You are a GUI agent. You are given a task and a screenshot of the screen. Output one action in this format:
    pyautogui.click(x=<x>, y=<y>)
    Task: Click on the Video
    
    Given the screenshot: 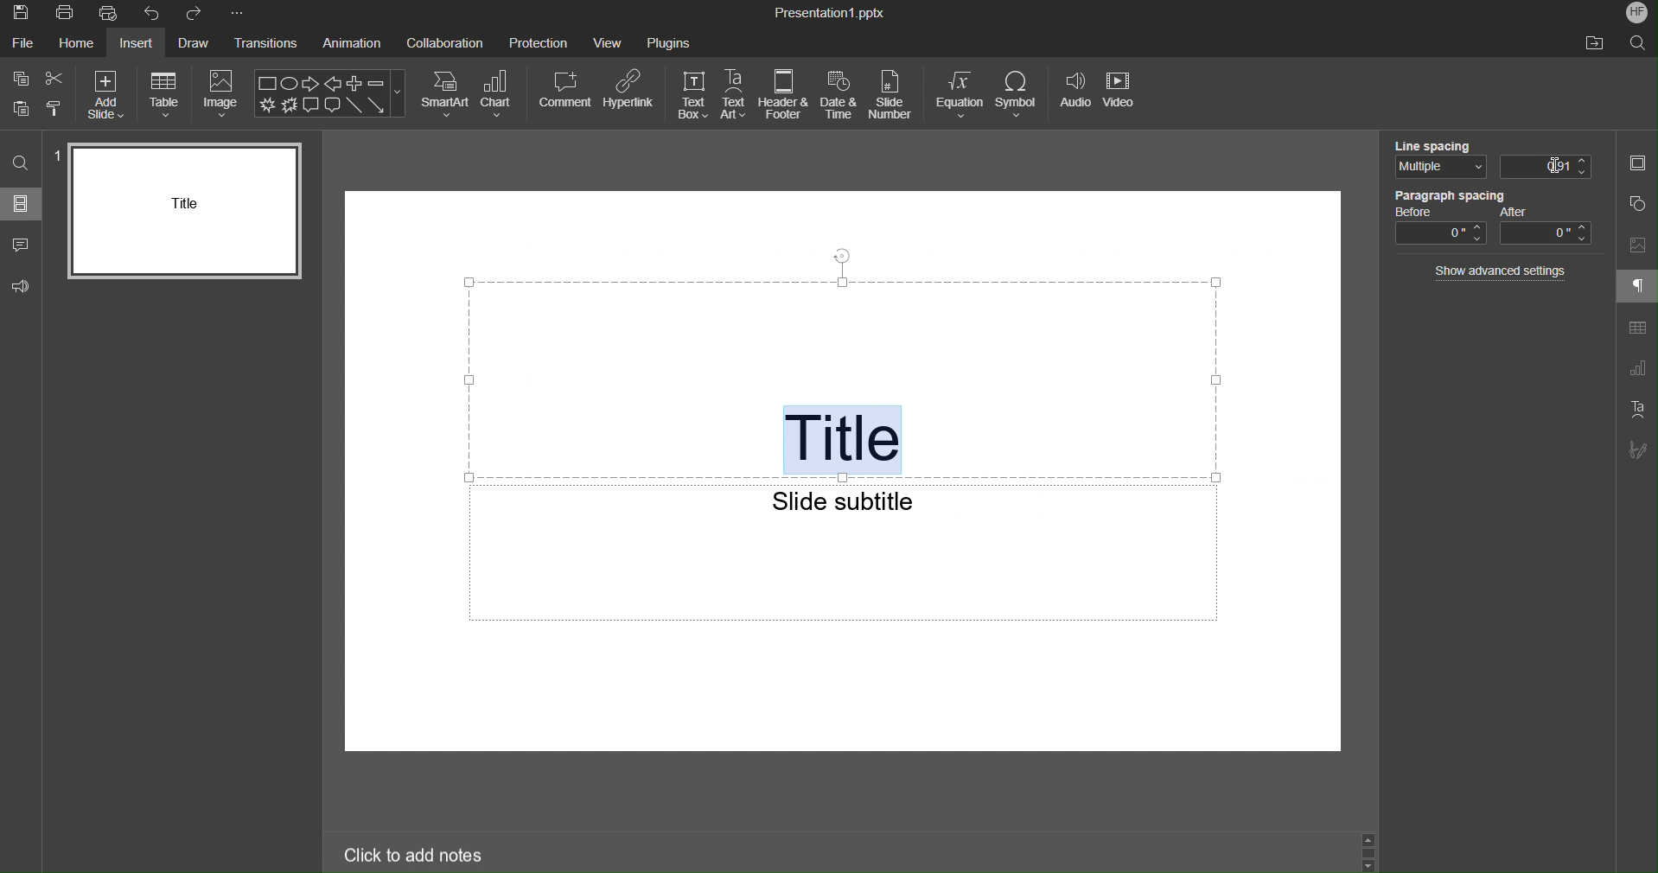 What is the action you would take?
    pyautogui.click(x=1125, y=97)
    